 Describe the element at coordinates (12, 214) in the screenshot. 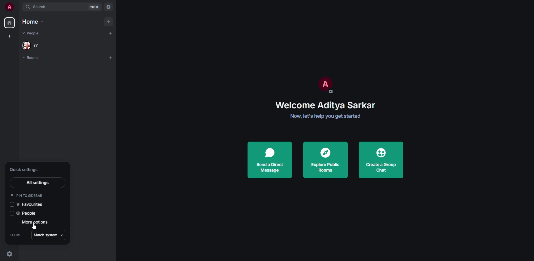

I see `click to enable` at that location.